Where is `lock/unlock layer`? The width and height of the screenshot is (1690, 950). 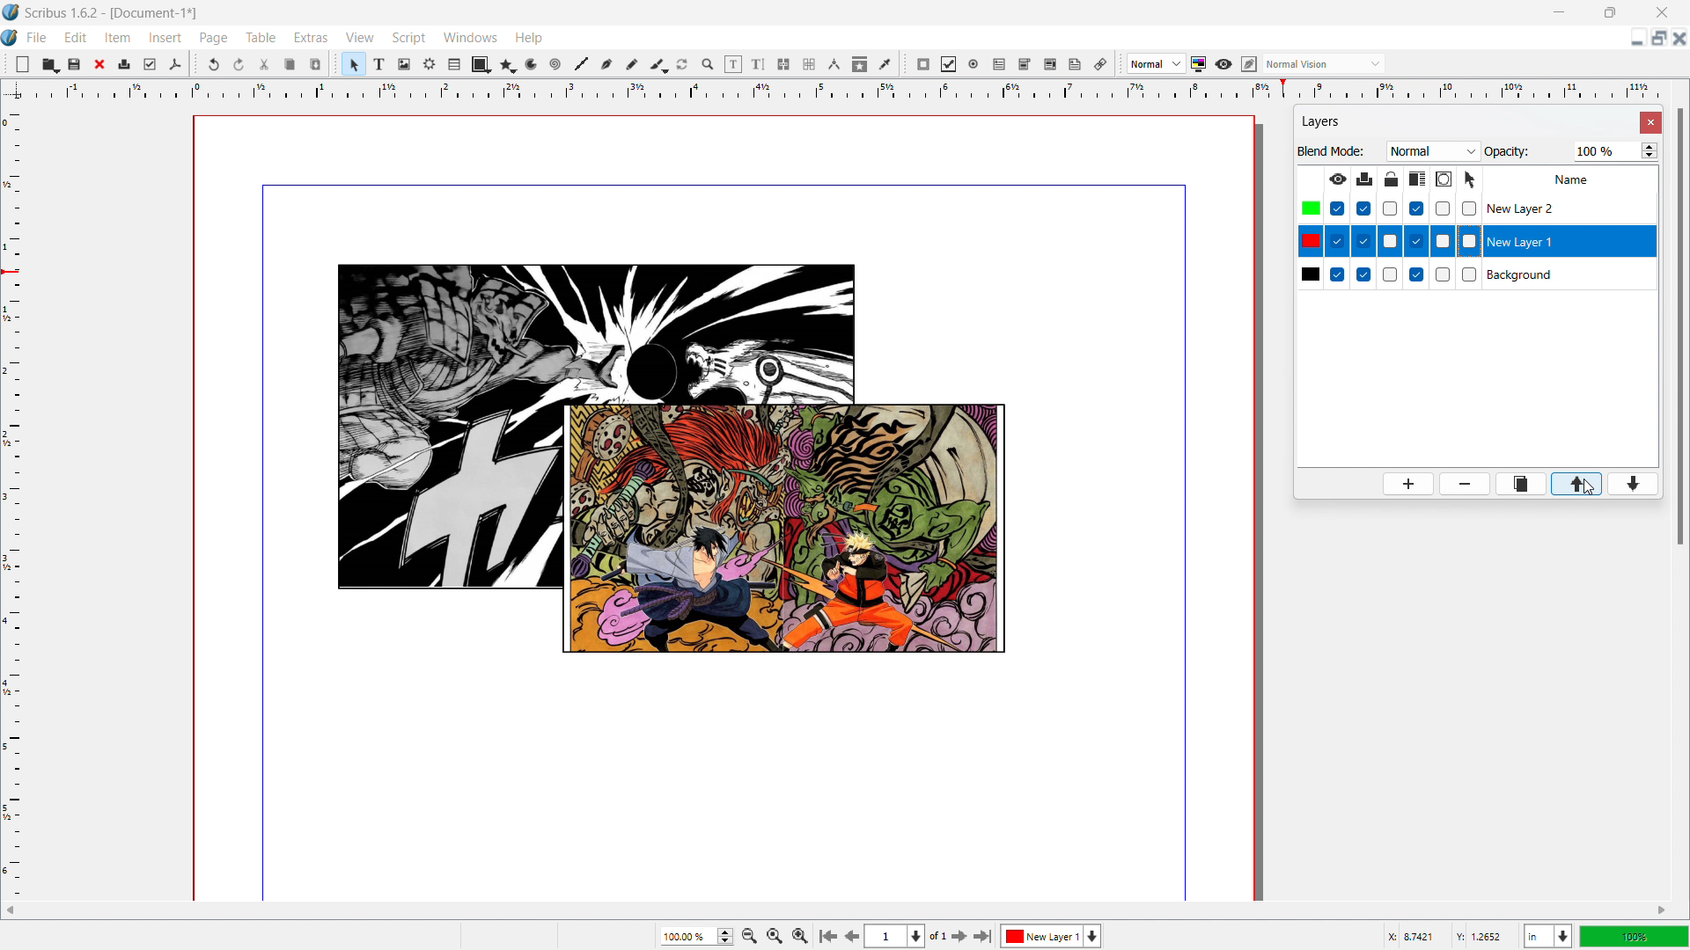 lock/unlock layer is located at coordinates (1391, 179).